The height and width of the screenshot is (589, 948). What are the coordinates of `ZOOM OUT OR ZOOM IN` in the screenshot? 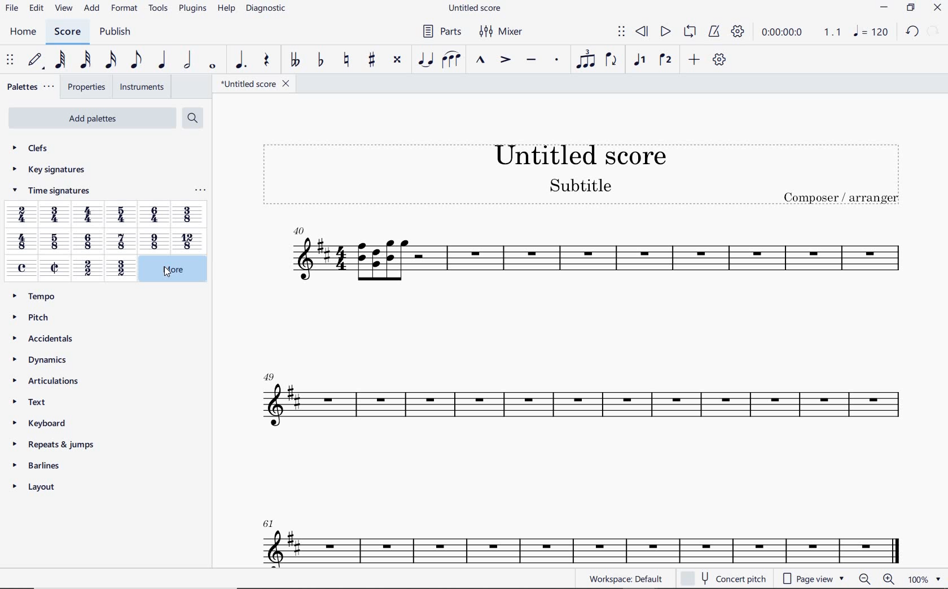 It's located at (875, 578).